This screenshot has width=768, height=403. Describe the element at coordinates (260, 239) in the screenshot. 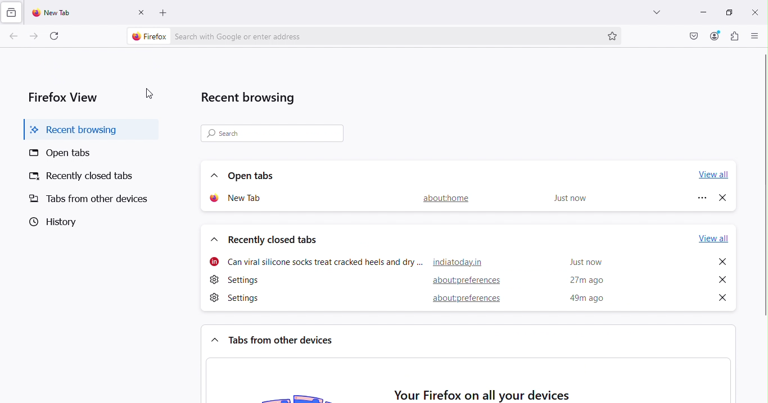

I see `Recently closed tabs` at that location.